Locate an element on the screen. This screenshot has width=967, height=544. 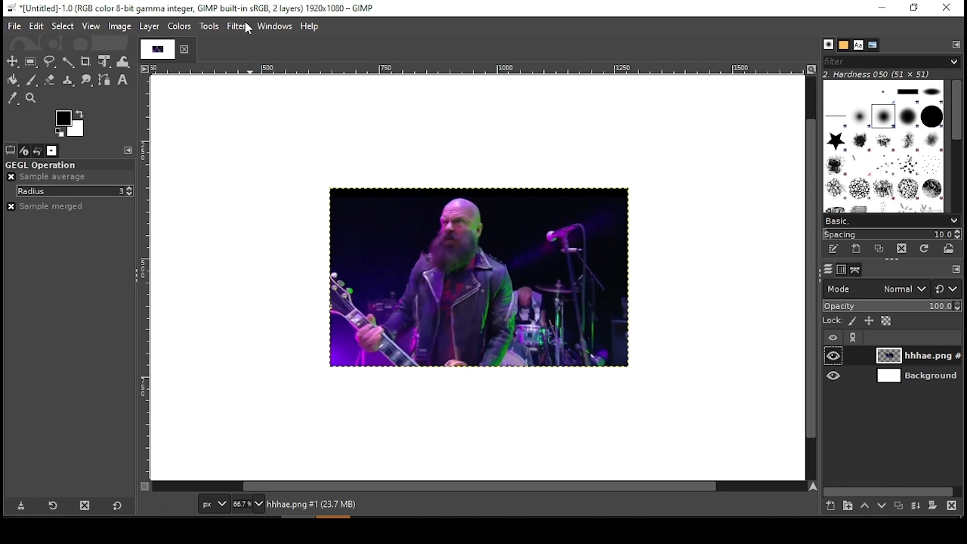
configure this tab is located at coordinates (955, 269).